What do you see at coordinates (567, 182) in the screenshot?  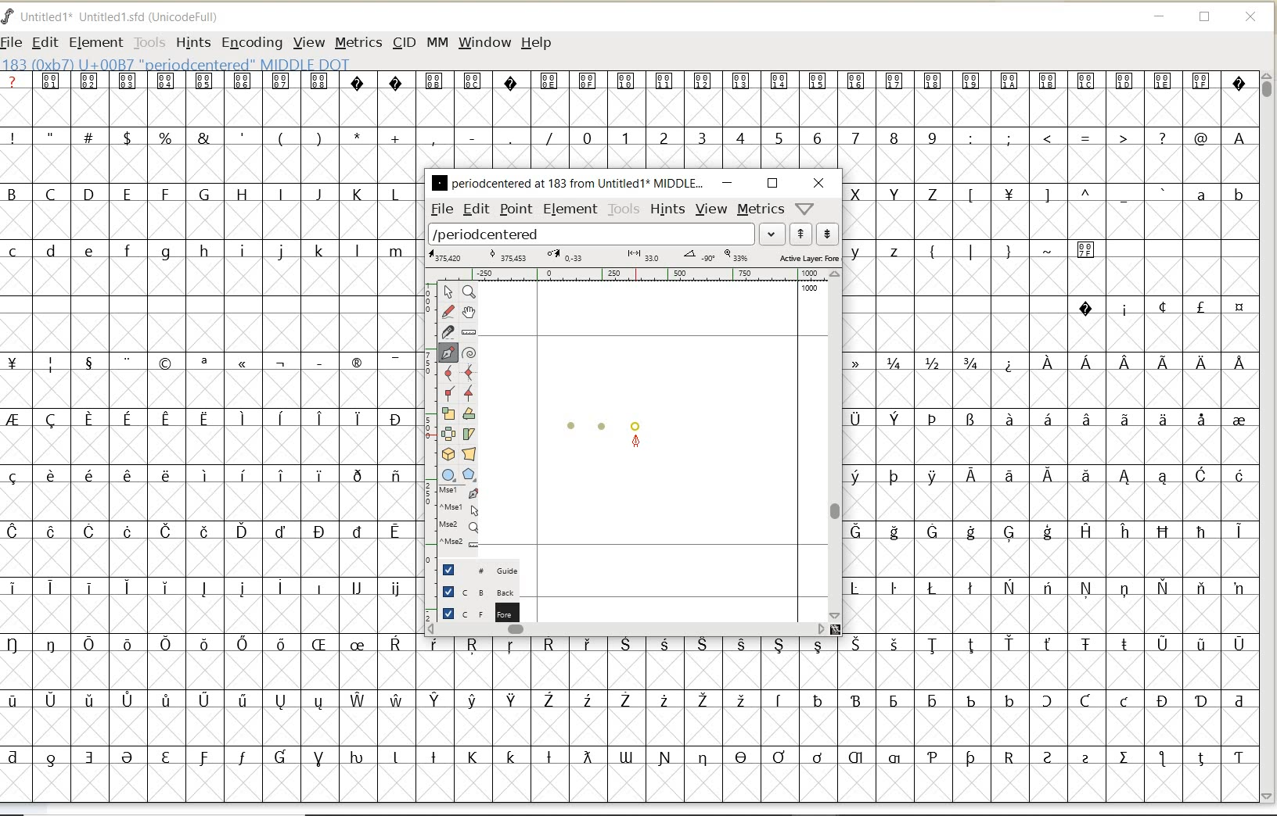 I see `glyph name` at bounding box center [567, 182].